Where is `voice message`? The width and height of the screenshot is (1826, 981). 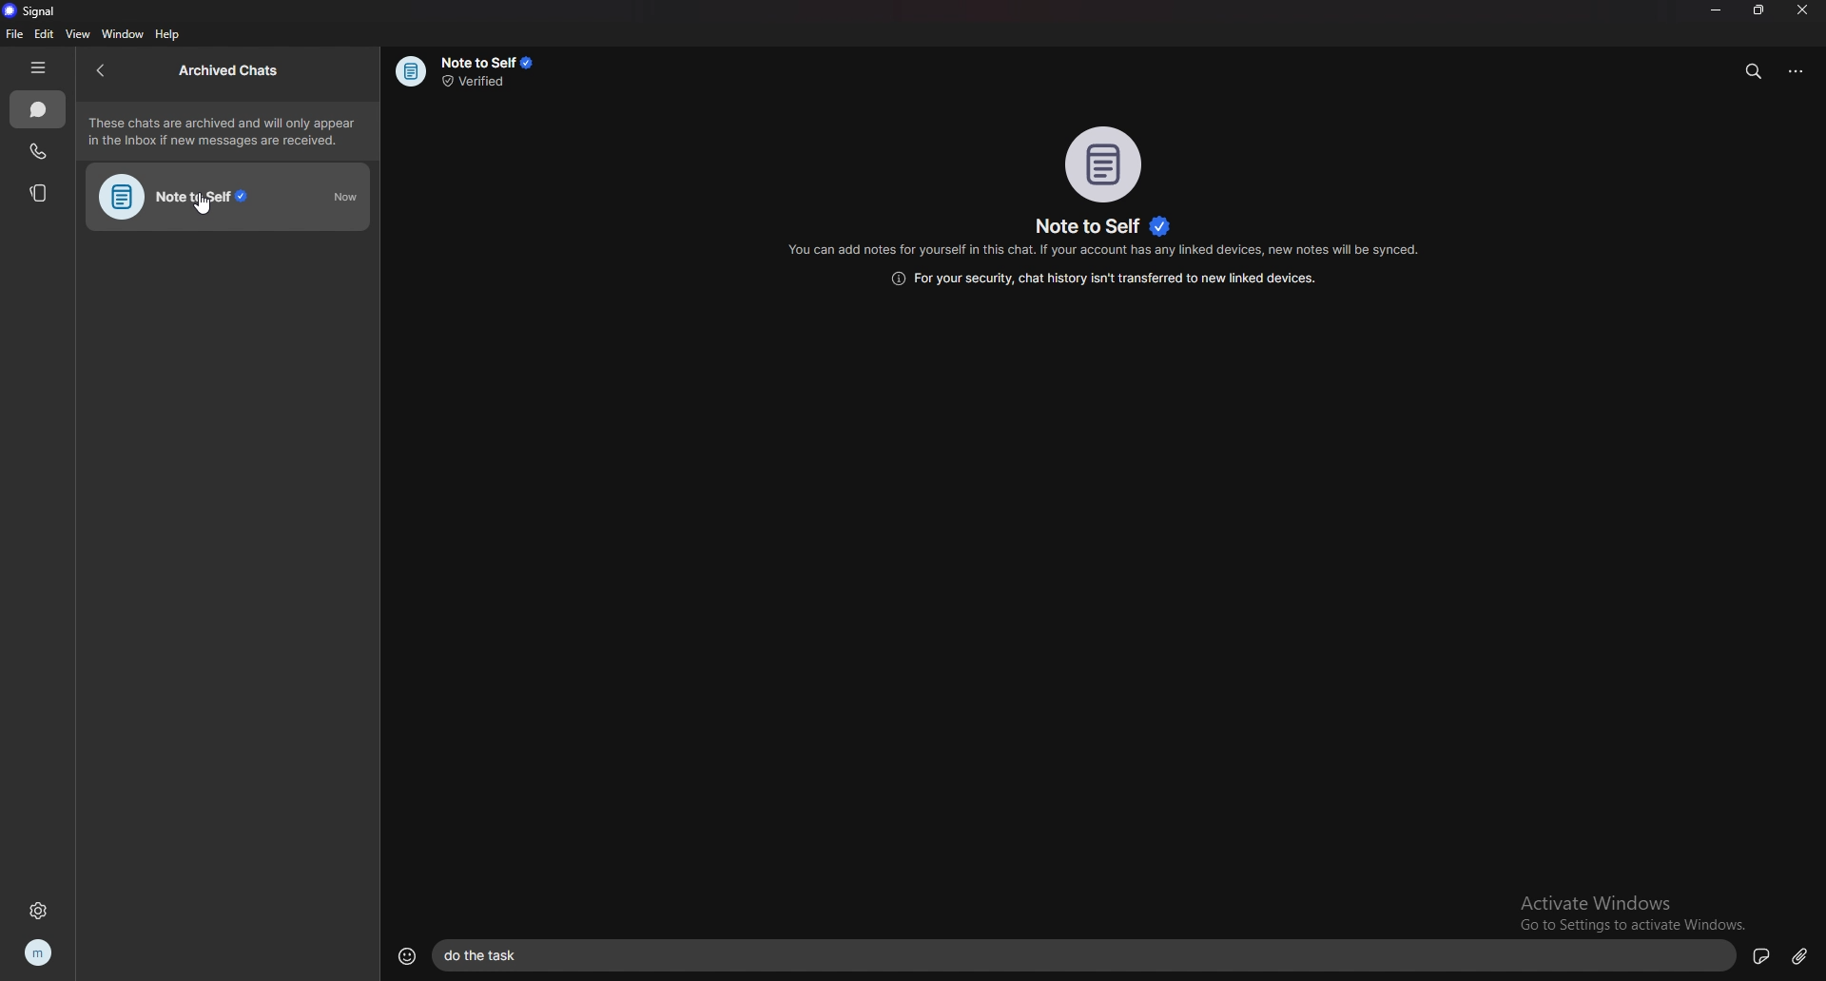 voice message is located at coordinates (1762, 954).